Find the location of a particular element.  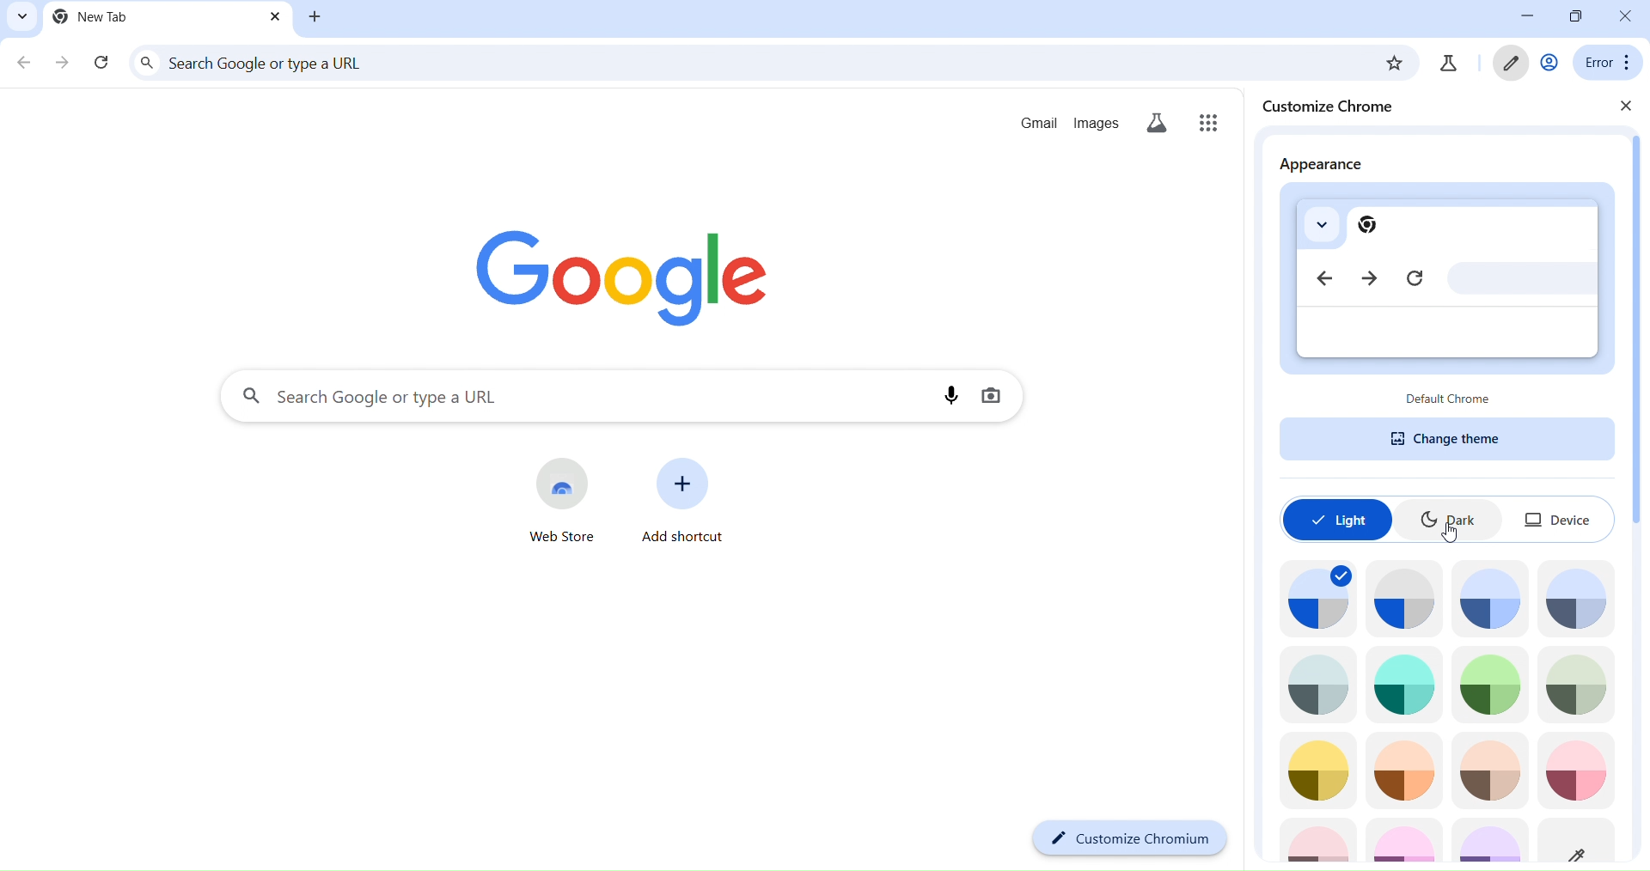

theme icon is located at coordinates (1404, 683).